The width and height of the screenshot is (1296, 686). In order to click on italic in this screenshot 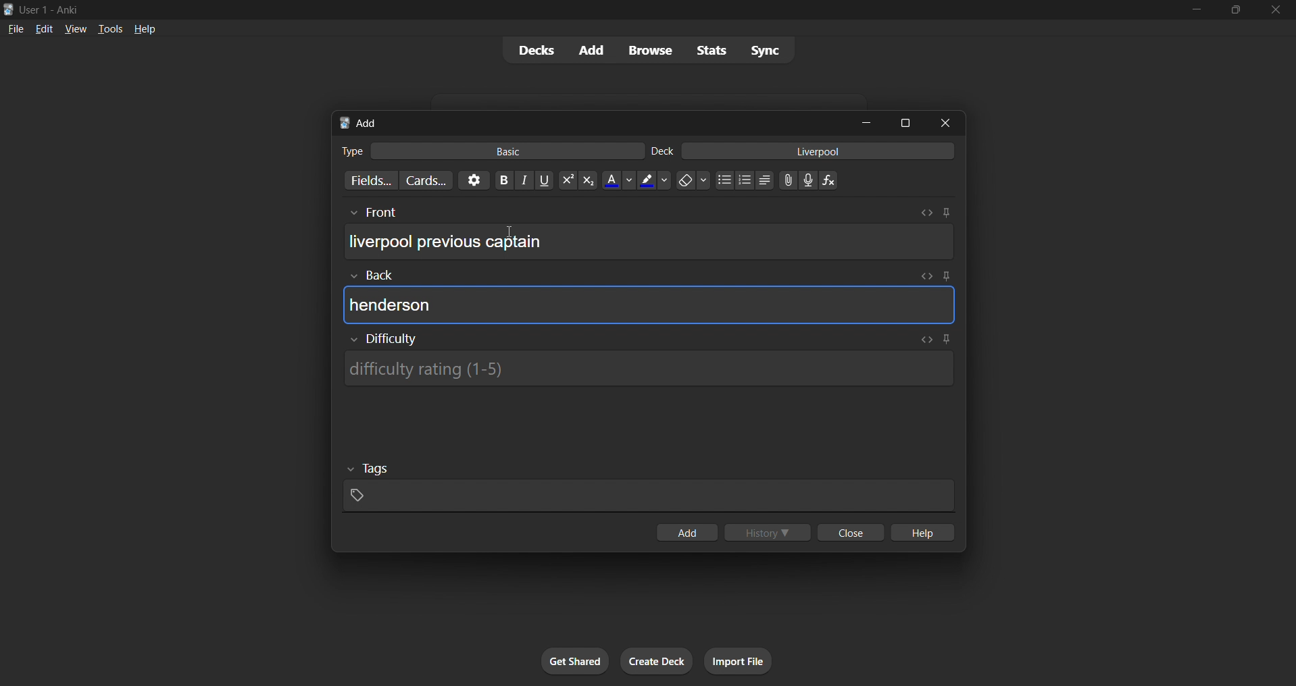, I will do `click(526, 182)`.